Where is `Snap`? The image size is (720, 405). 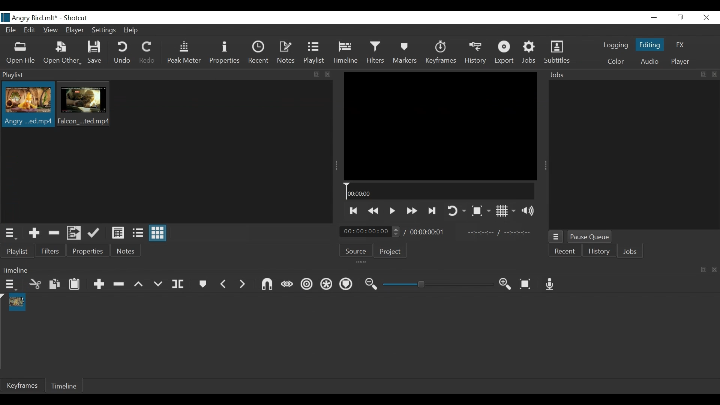 Snap is located at coordinates (267, 285).